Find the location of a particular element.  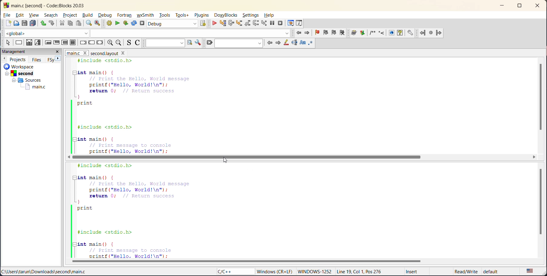

fortran is located at coordinates (124, 15).